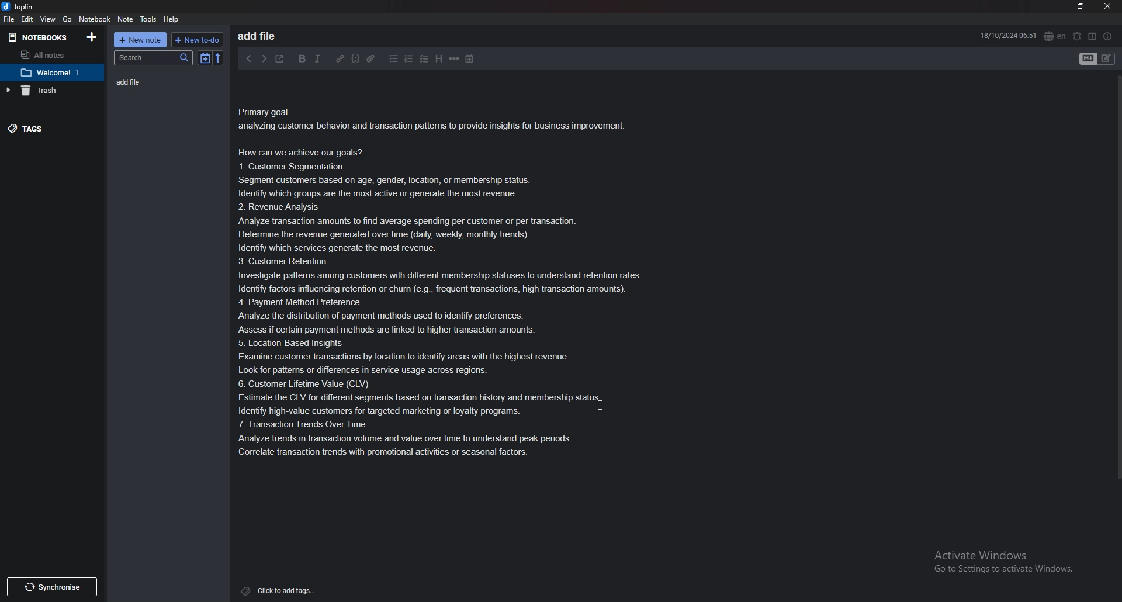 This screenshot has height=602, width=1122. What do you see at coordinates (355, 60) in the screenshot?
I see `Code` at bounding box center [355, 60].